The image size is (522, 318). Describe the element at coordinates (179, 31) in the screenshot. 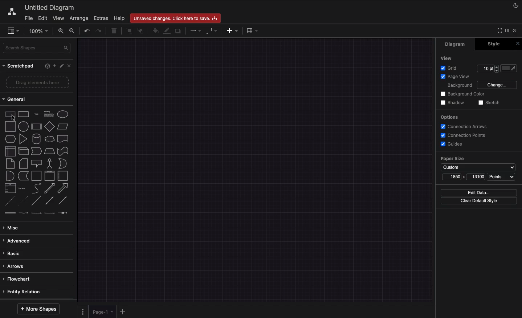

I see `Shadow` at that location.